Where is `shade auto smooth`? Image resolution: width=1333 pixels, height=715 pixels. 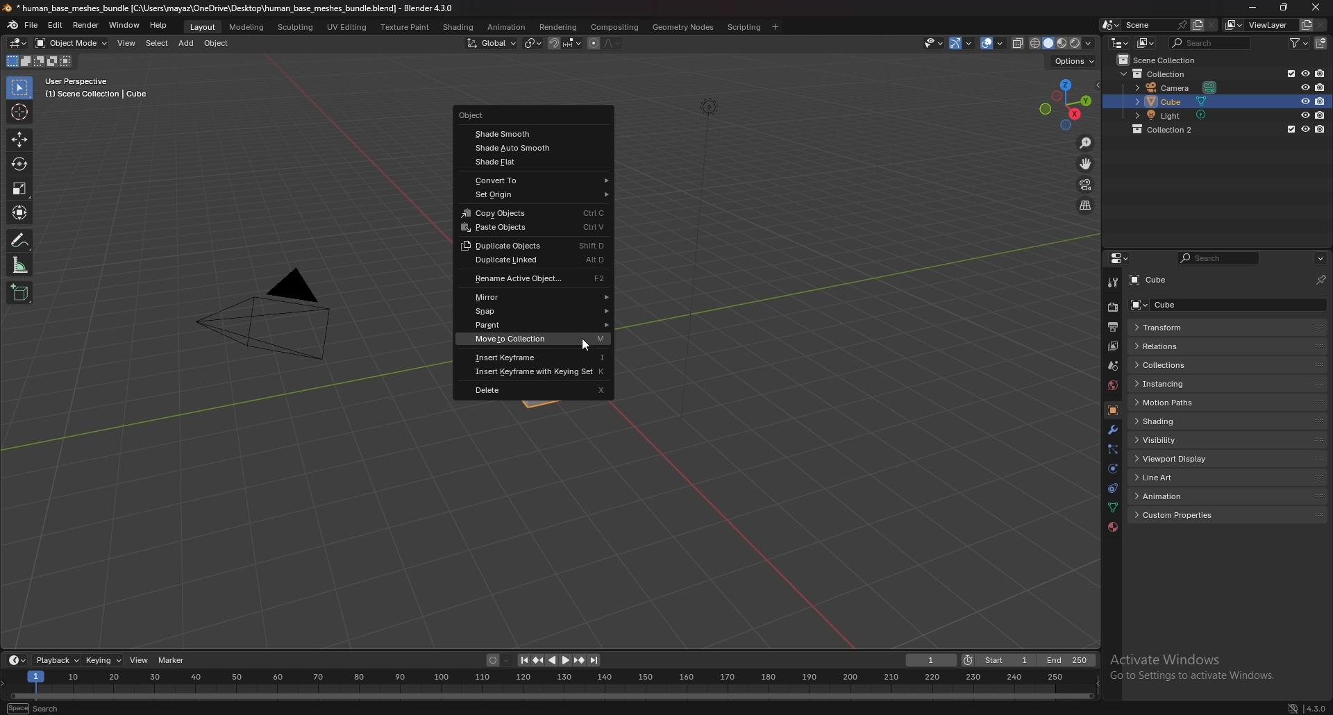
shade auto smooth is located at coordinates (535, 148).